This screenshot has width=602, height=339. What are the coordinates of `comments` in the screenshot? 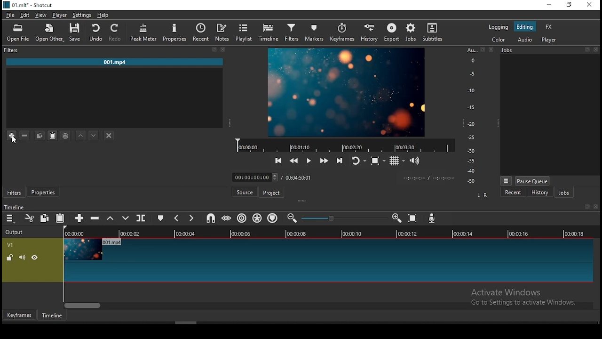 It's located at (114, 94).